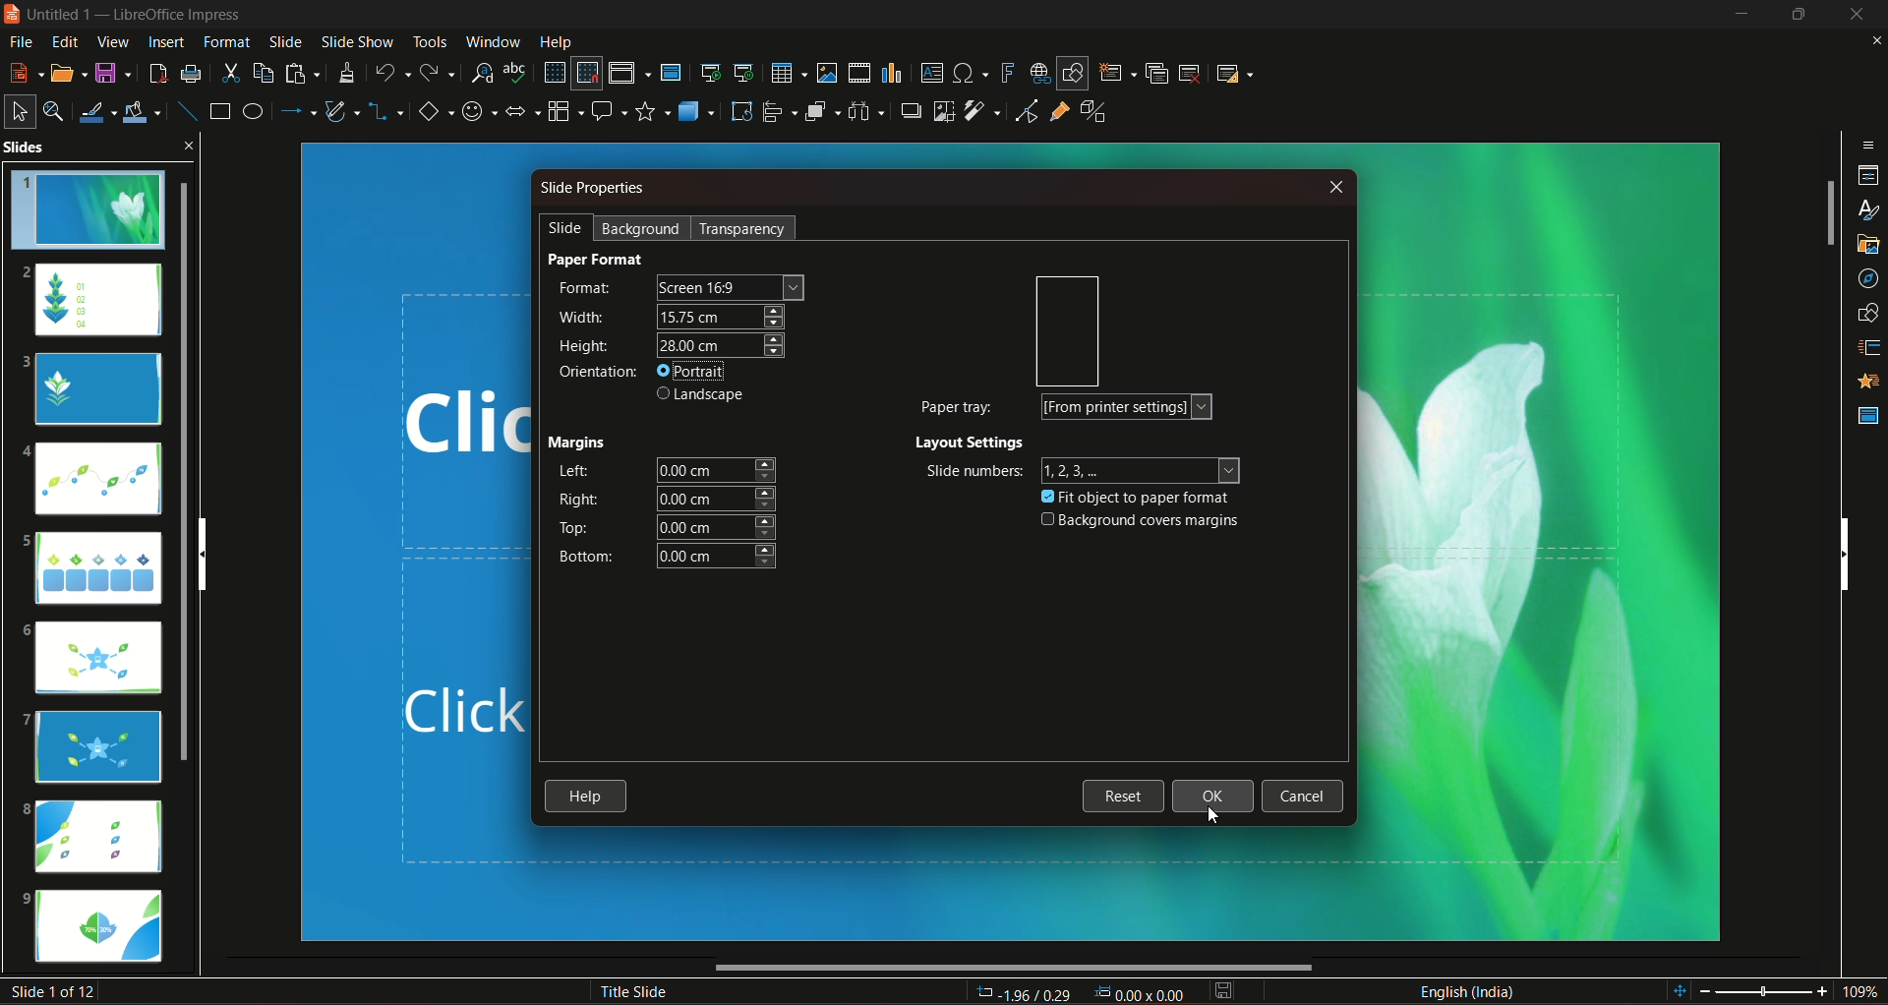 The height and width of the screenshot is (1005, 1888). I want to click on format, so click(226, 41).